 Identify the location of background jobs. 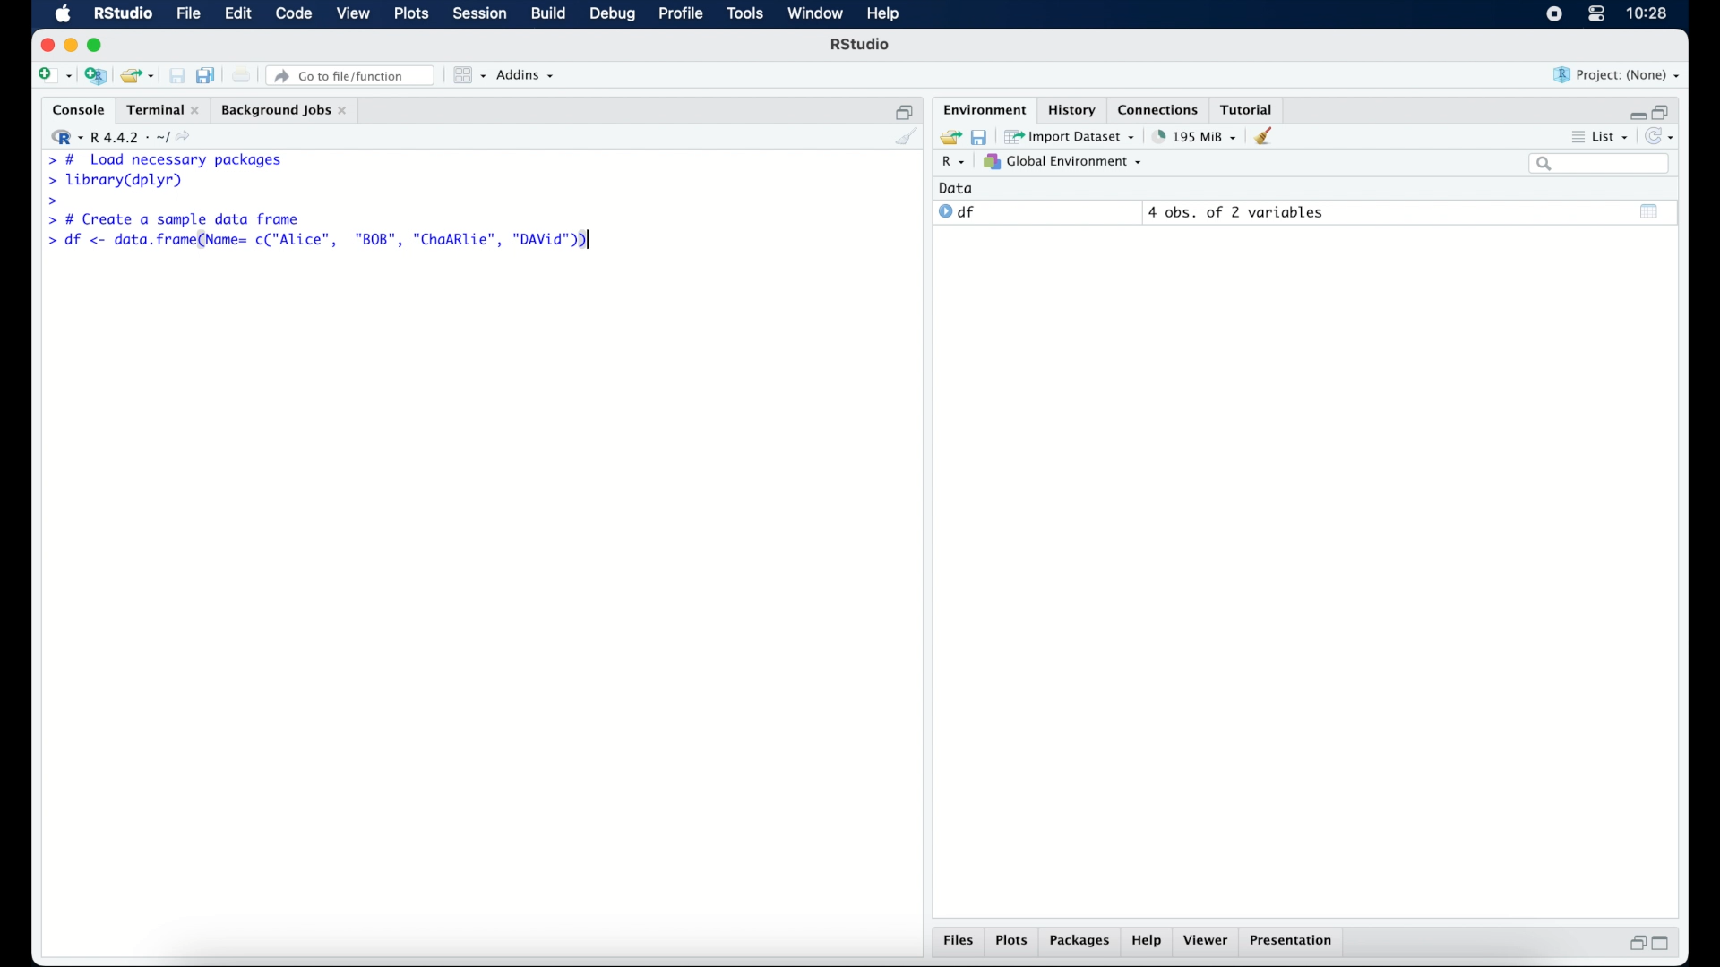
(284, 110).